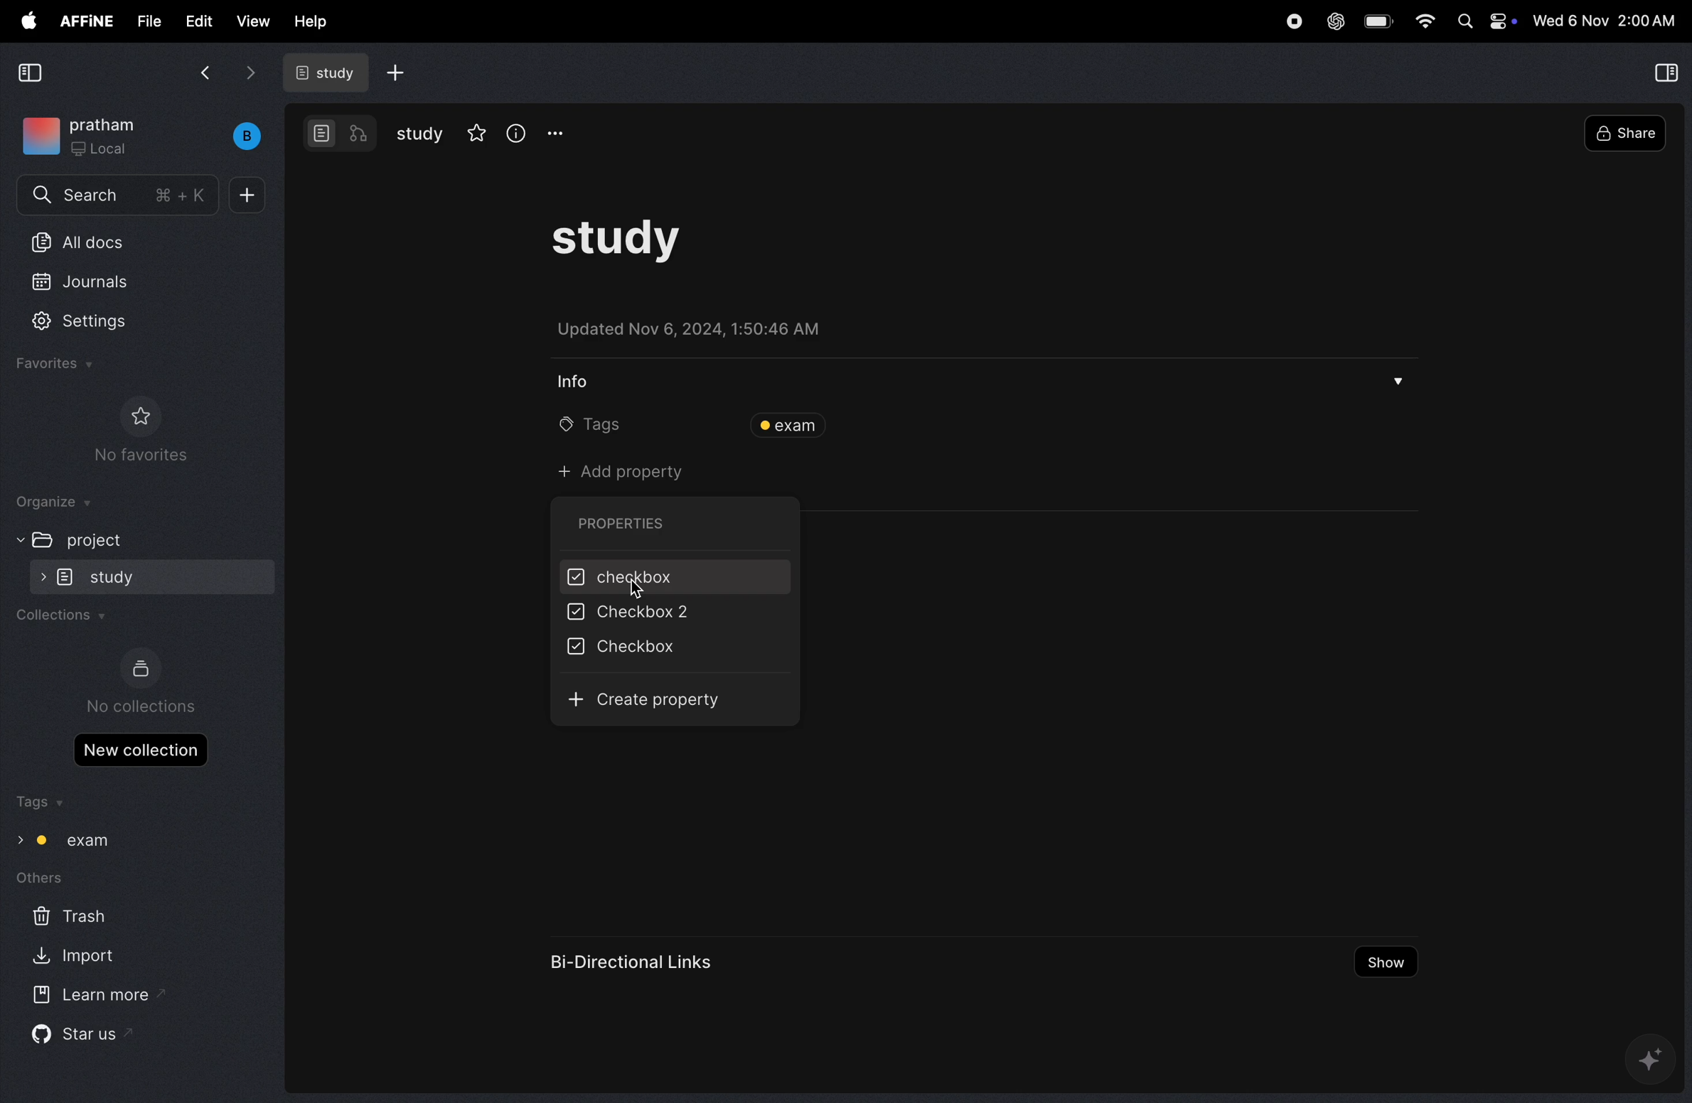 Image resolution: width=1692 pixels, height=1103 pixels. What do you see at coordinates (1484, 24) in the screenshot?
I see `Apple widgets` at bounding box center [1484, 24].